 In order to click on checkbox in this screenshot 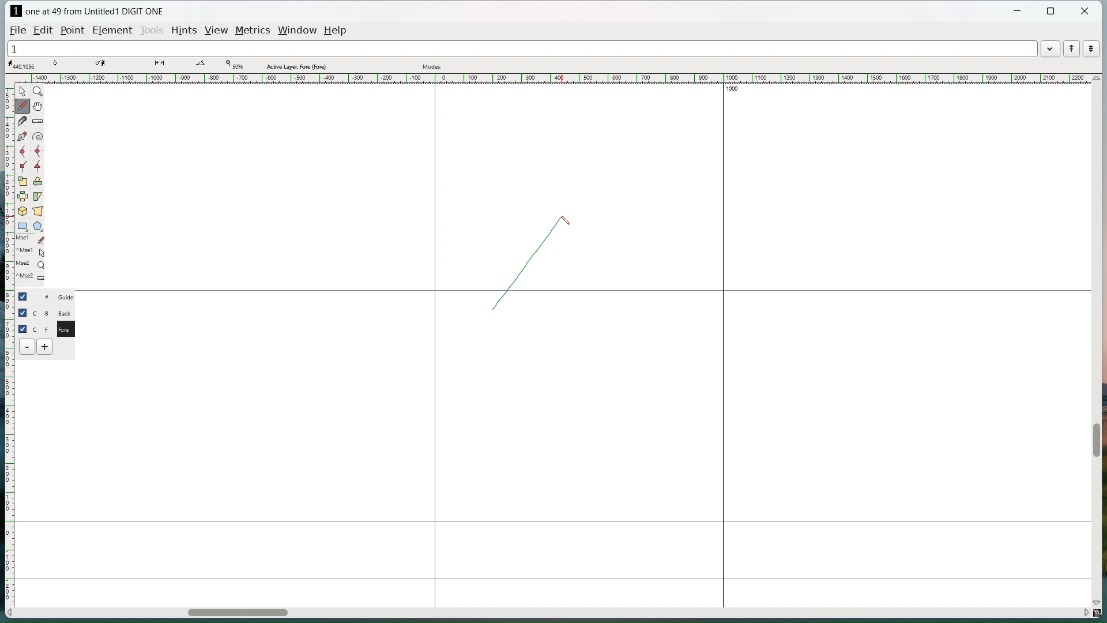, I will do `click(22, 313)`.